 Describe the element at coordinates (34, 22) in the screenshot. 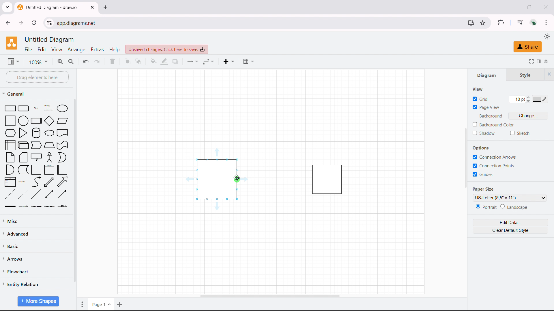

I see `refresh this page` at that location.